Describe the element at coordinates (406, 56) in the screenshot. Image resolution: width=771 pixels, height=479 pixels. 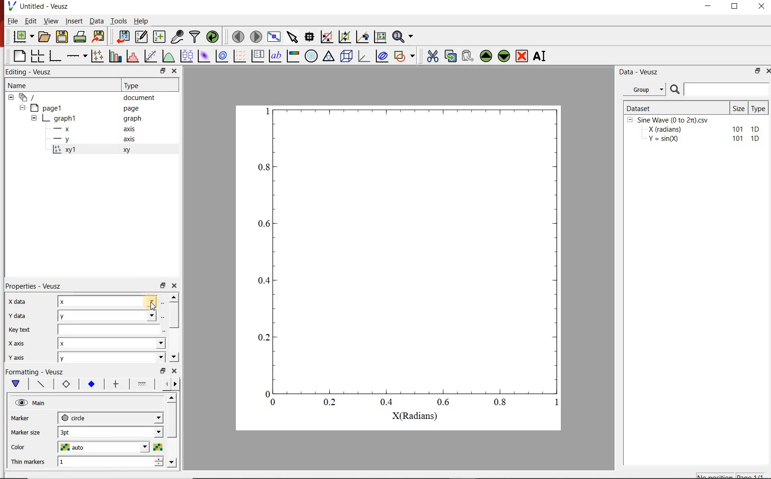
I see `add a shape to the plot` at that location.